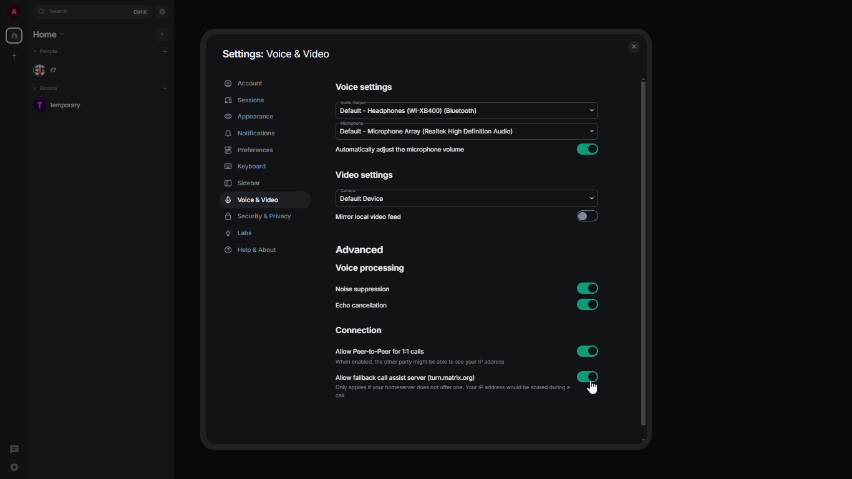 The image size is (852, 479). What do you see at coordinates (64, 11) in the screenshot?
I see `search` at bounding box center [64, 11].